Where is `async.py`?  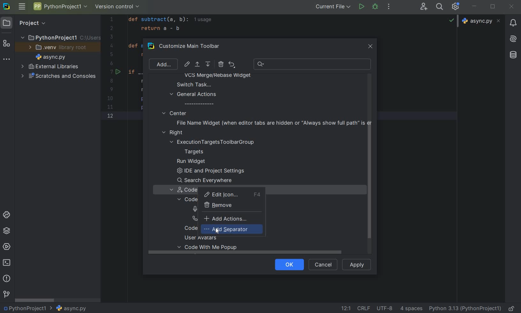 async.py is located at coordinates (482, 21).